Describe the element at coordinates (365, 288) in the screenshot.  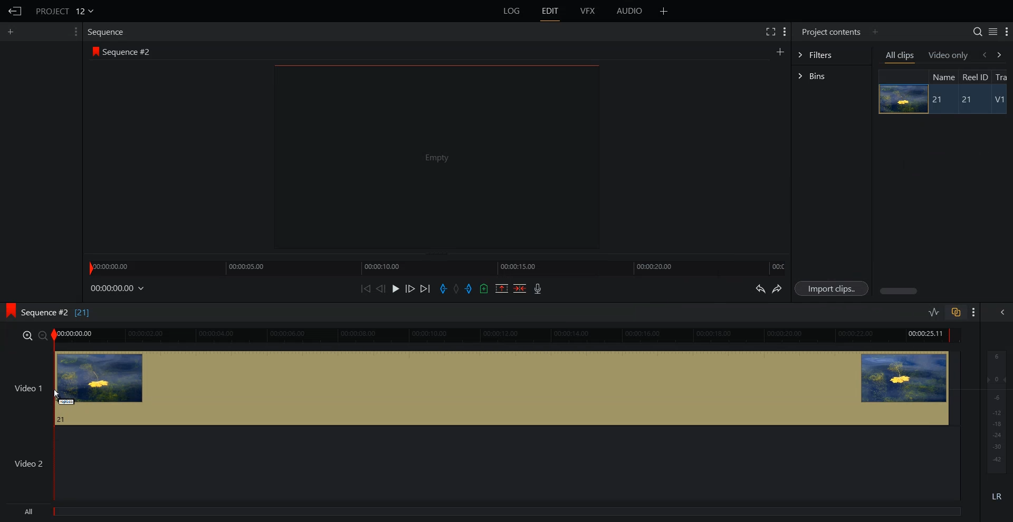
I see `Move Backward` at that location.